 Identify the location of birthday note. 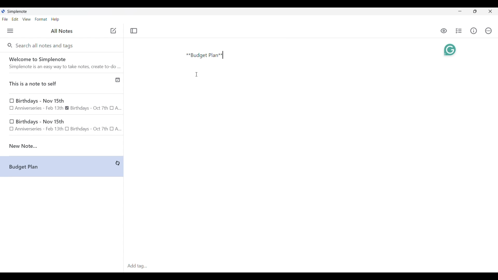
(62, 126).